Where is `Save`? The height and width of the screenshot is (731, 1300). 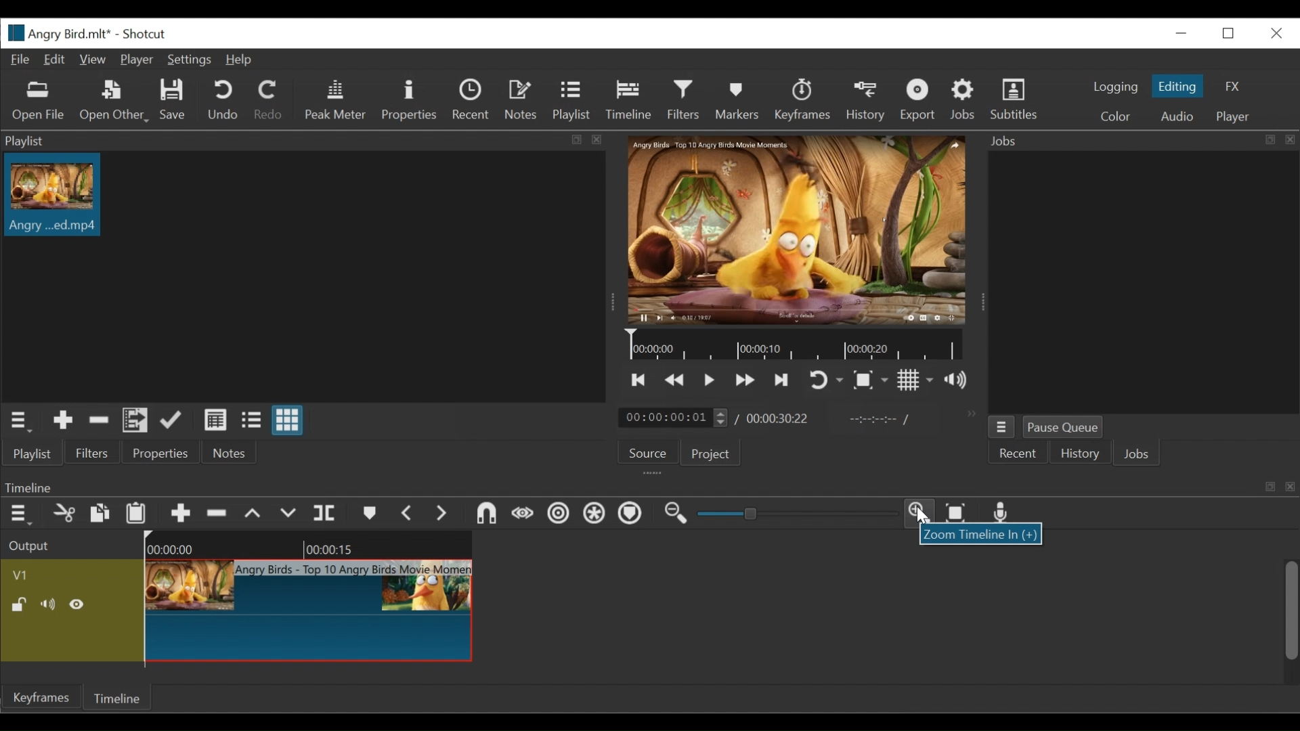
Save is located at coordinates (173, 100).